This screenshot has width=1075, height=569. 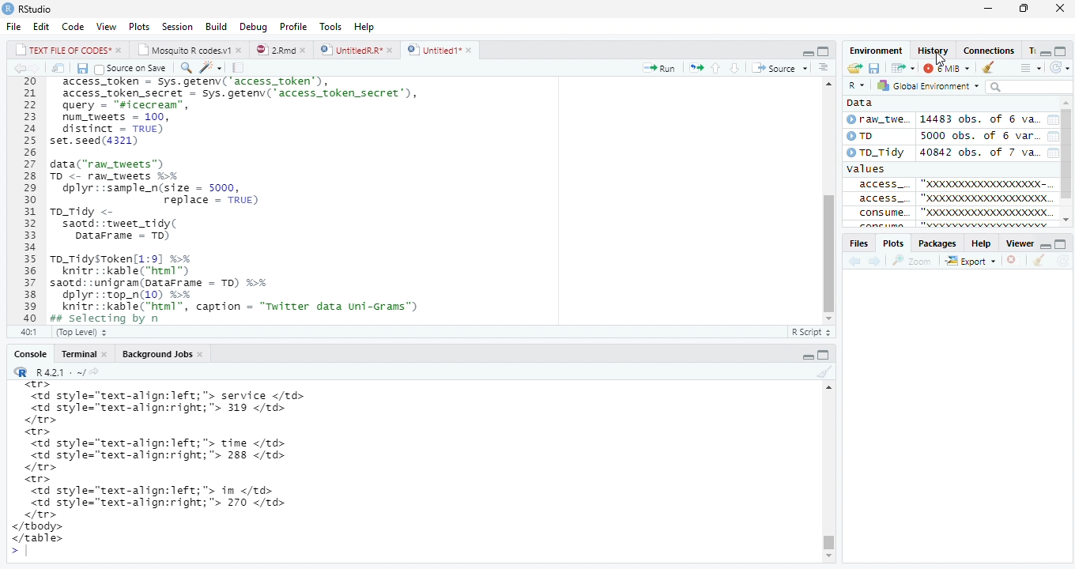 What do you see at coordinates (998, 50) in the screenshot?
I see `Connections` at bounding box center [998, 50].